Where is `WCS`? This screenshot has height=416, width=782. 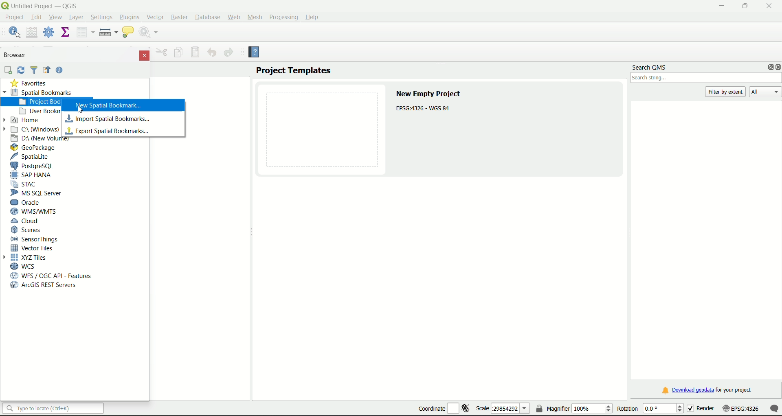
WCS is located at coordinates (26, 267).